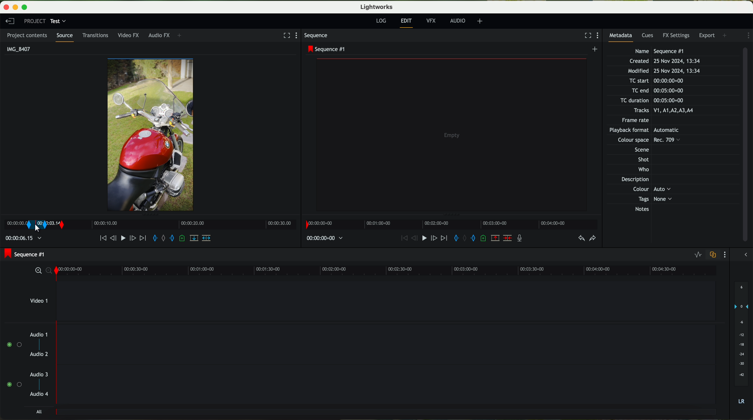  Describe the element at coordinates (38, 228) in the screenshot. I see `right click` at that location.